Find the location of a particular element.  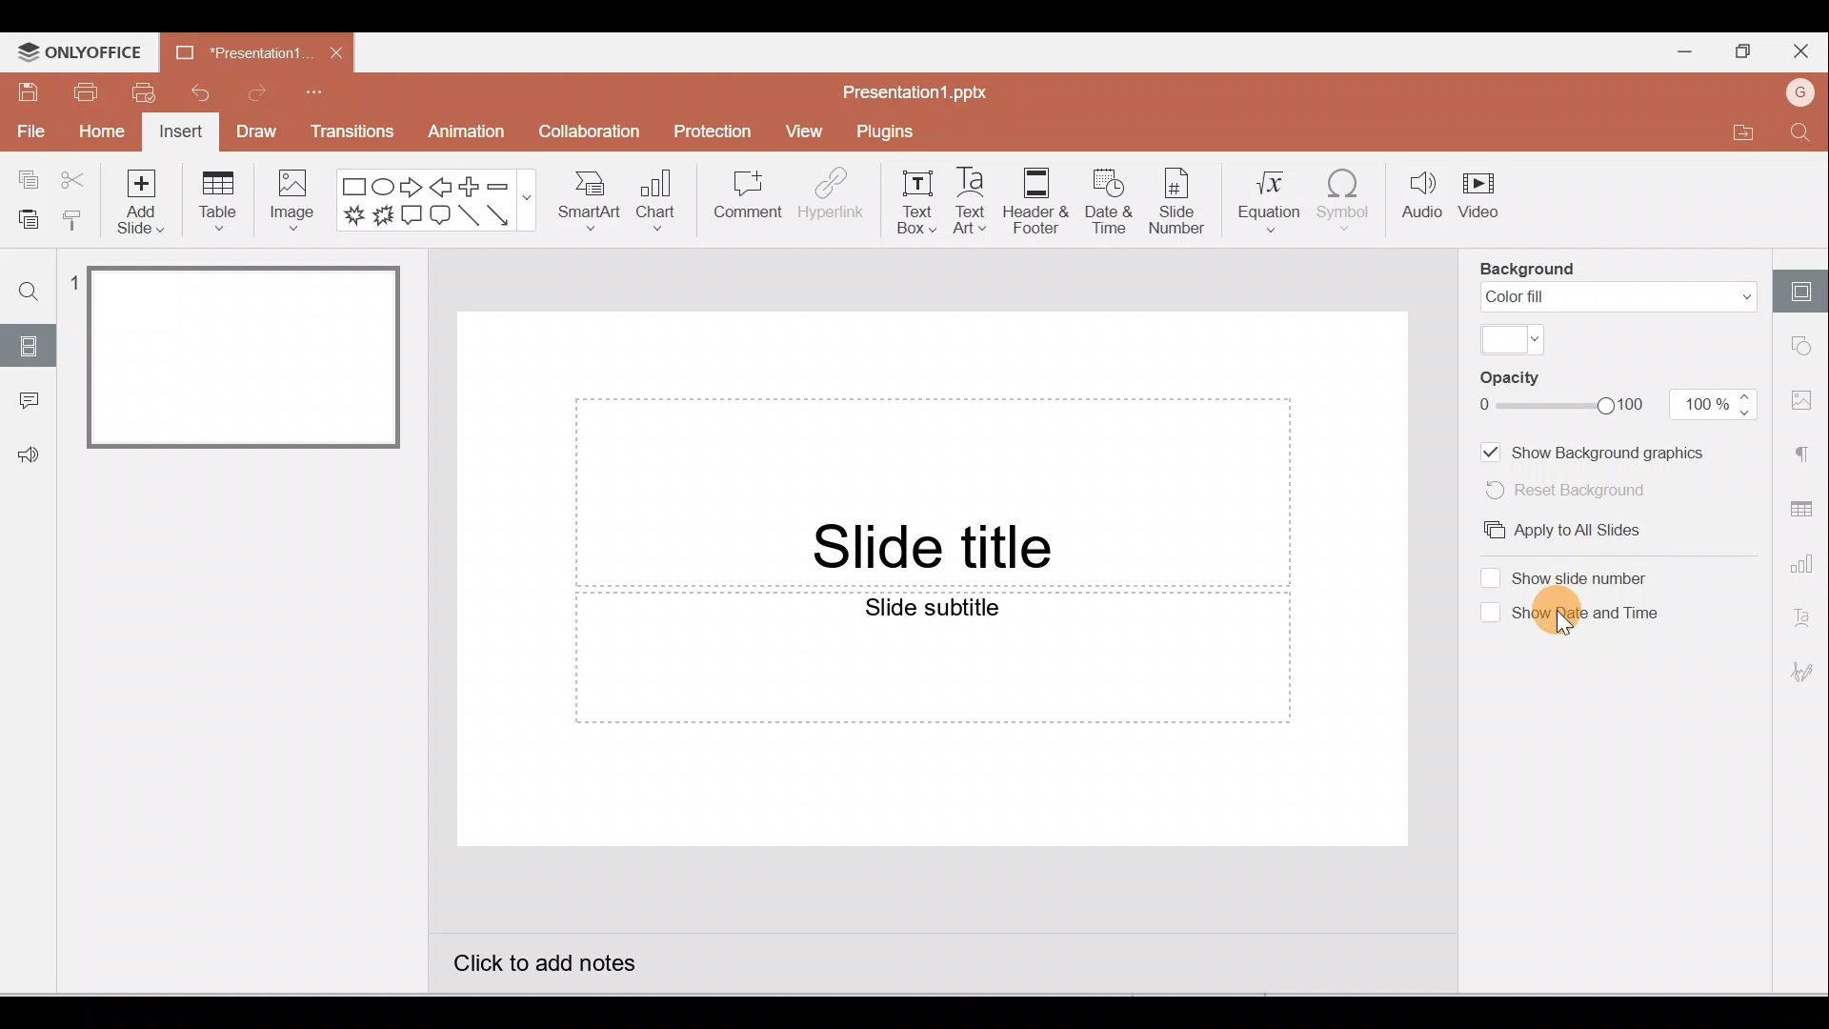

Chart settings is located at coordinates (1805, 568).